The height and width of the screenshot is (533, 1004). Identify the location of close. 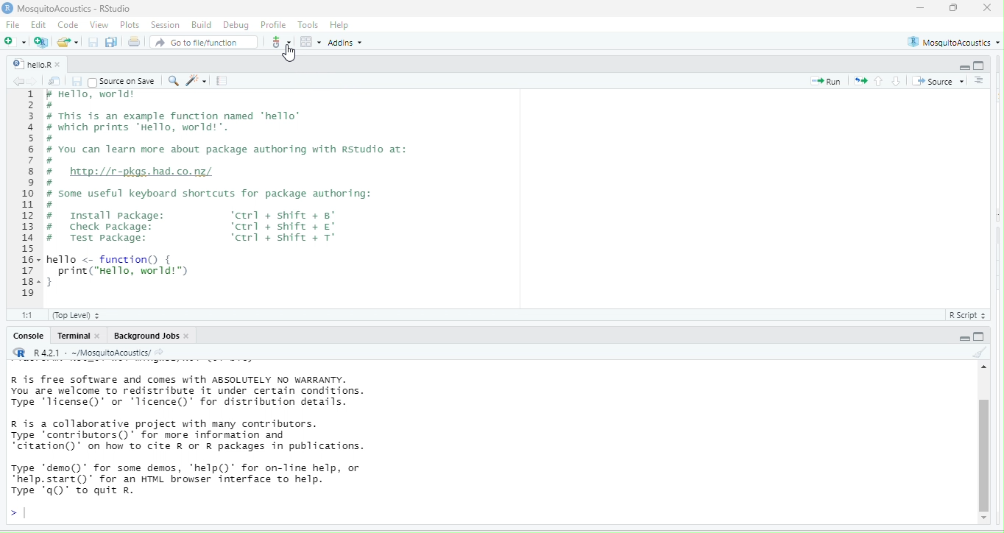
(62, 65).